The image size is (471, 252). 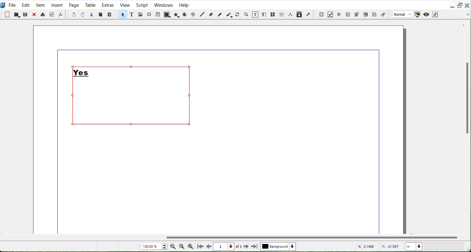 I want to click on Vertical scroll bar, so click(x=466, y=127).